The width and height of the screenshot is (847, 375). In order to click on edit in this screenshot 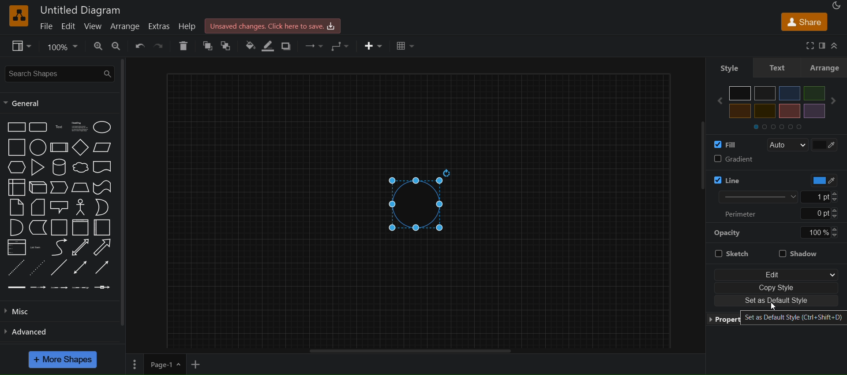, I will do `click(776, 274)`.